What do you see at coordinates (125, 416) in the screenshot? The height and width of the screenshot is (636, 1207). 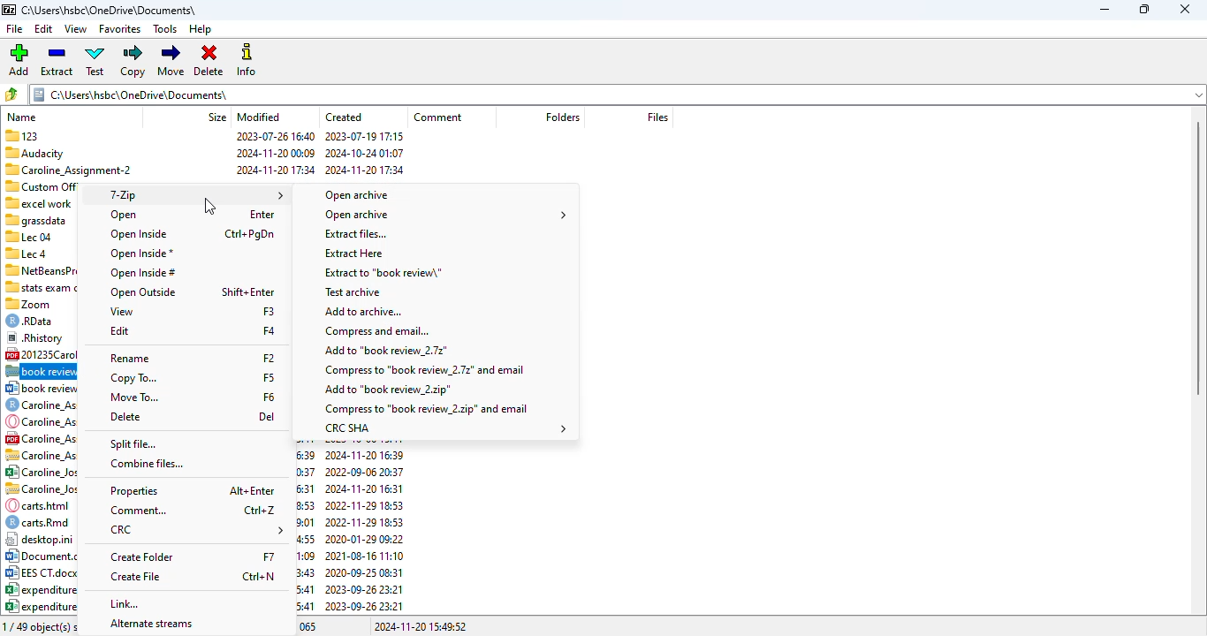 I see `delete` at bounding box center [125, 416].